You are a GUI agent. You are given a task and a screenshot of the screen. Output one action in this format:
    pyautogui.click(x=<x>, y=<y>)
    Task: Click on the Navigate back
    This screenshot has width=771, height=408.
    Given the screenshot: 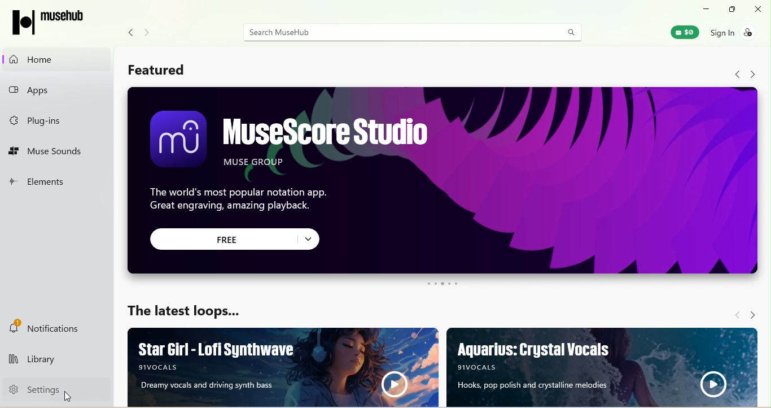 What is the action you would take?
    pyautogui.click(x=128, y=34)
    